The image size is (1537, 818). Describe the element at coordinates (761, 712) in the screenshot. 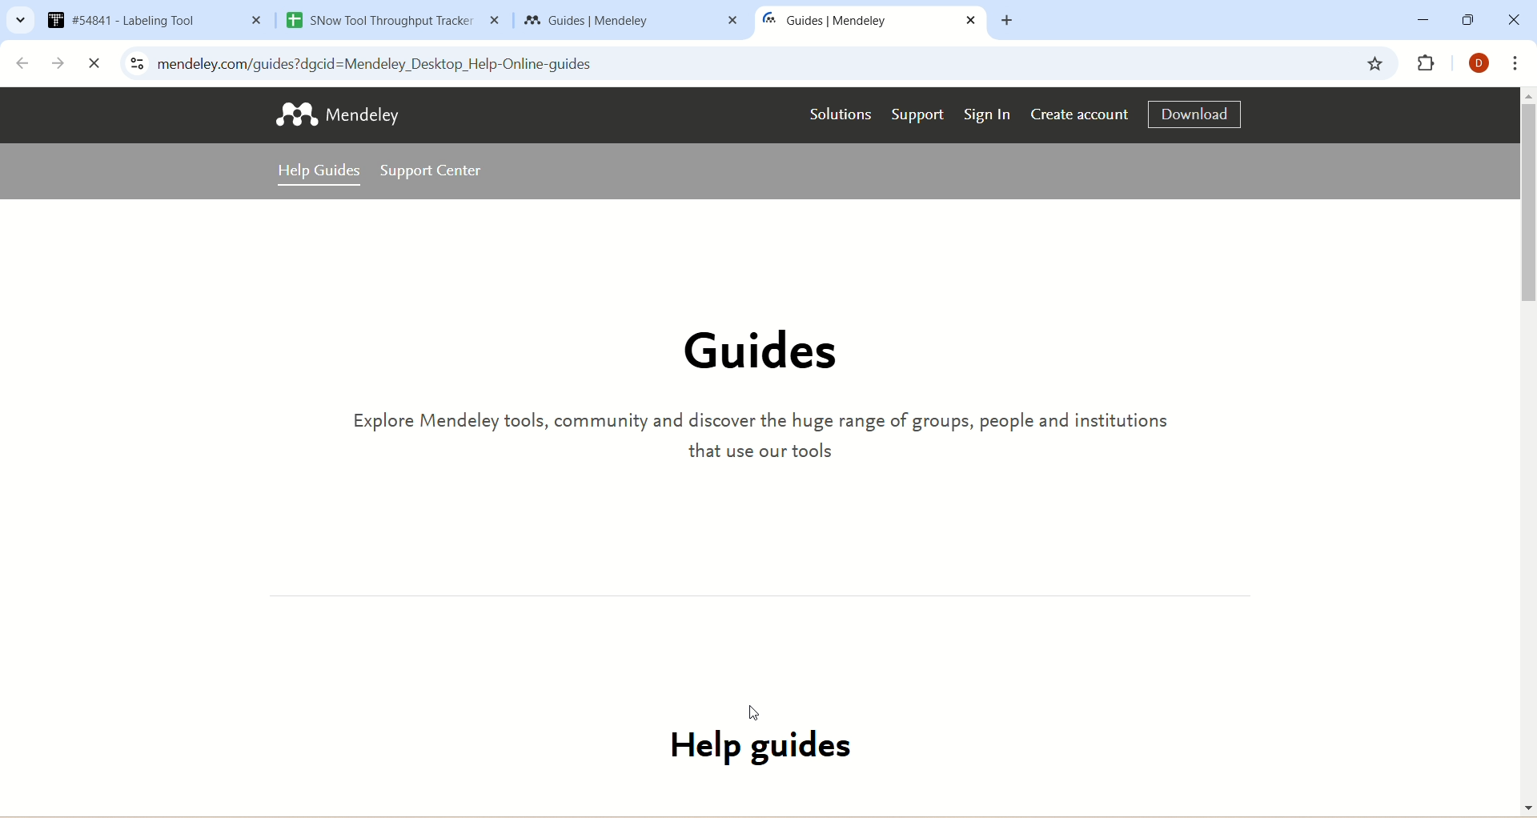

I see `cursor` at that location.